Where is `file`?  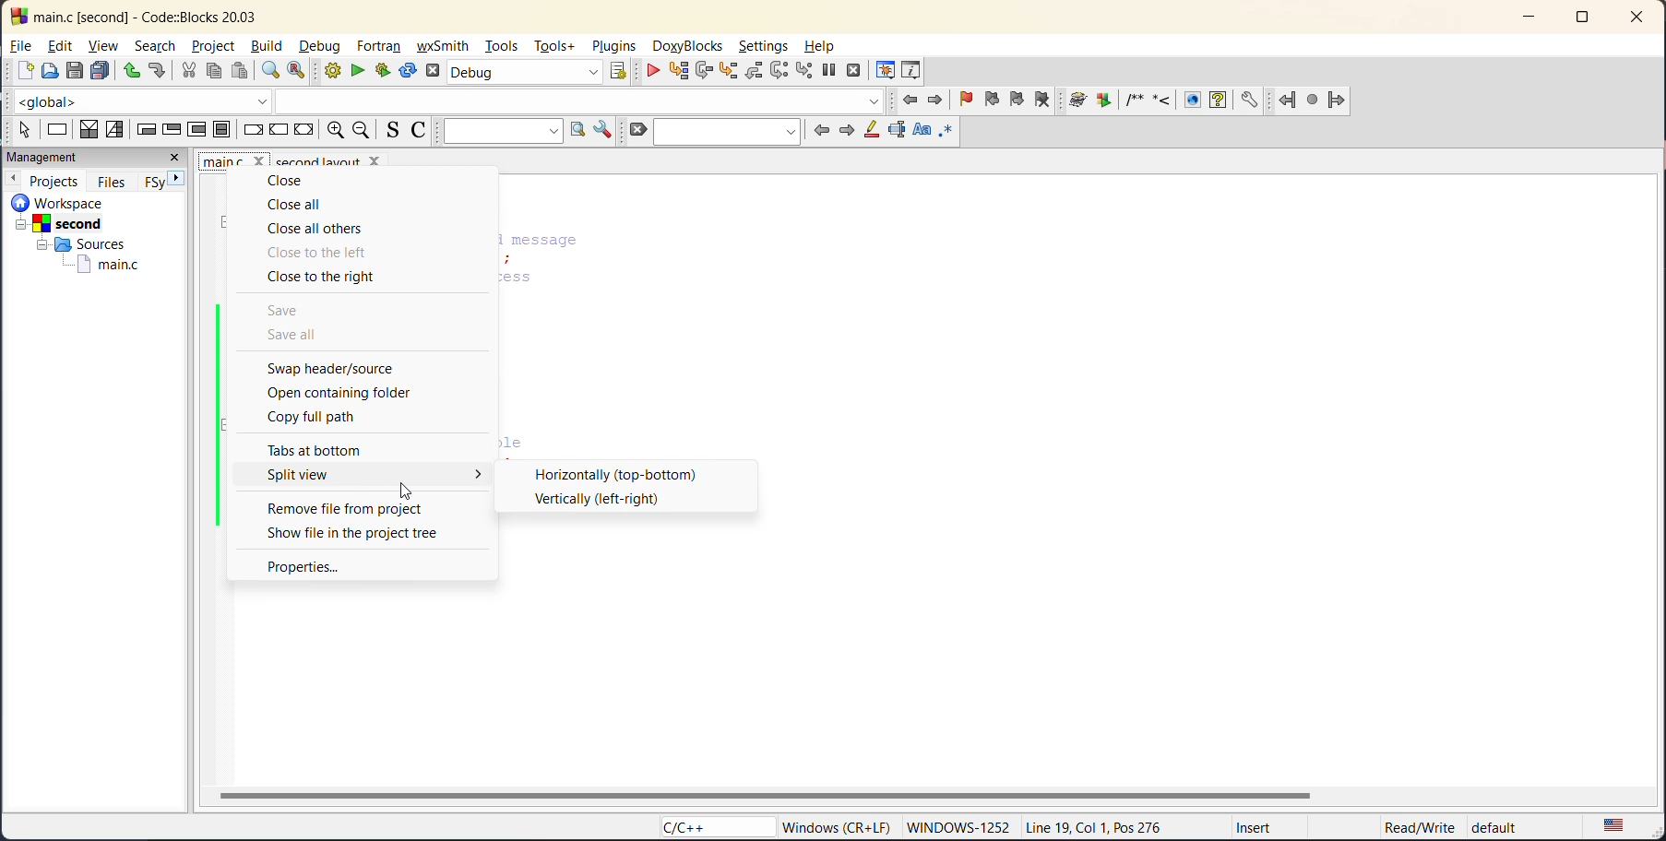 file is located at coordinates (21, 44).